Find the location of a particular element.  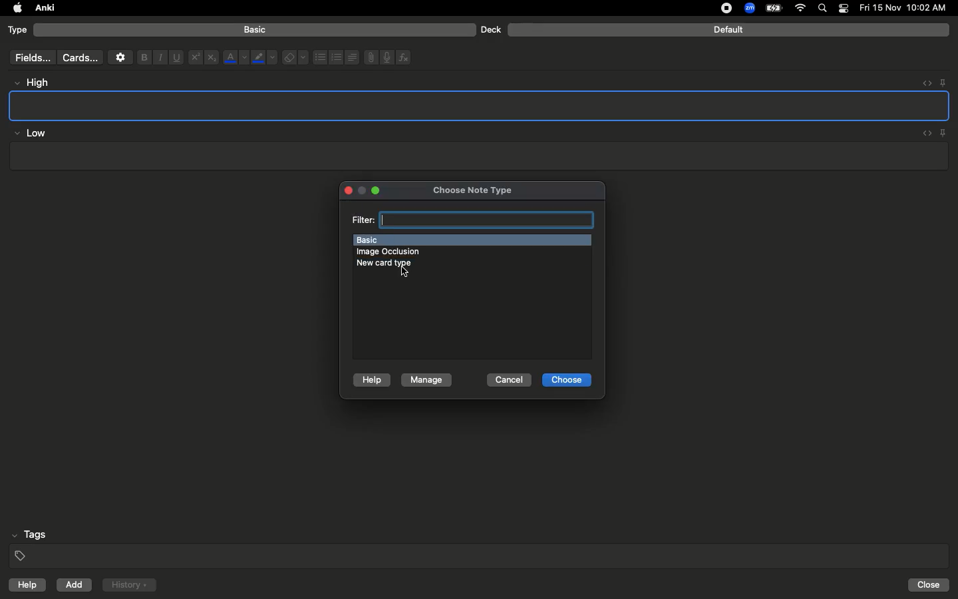

date and time is located at coordinates (907, 7).